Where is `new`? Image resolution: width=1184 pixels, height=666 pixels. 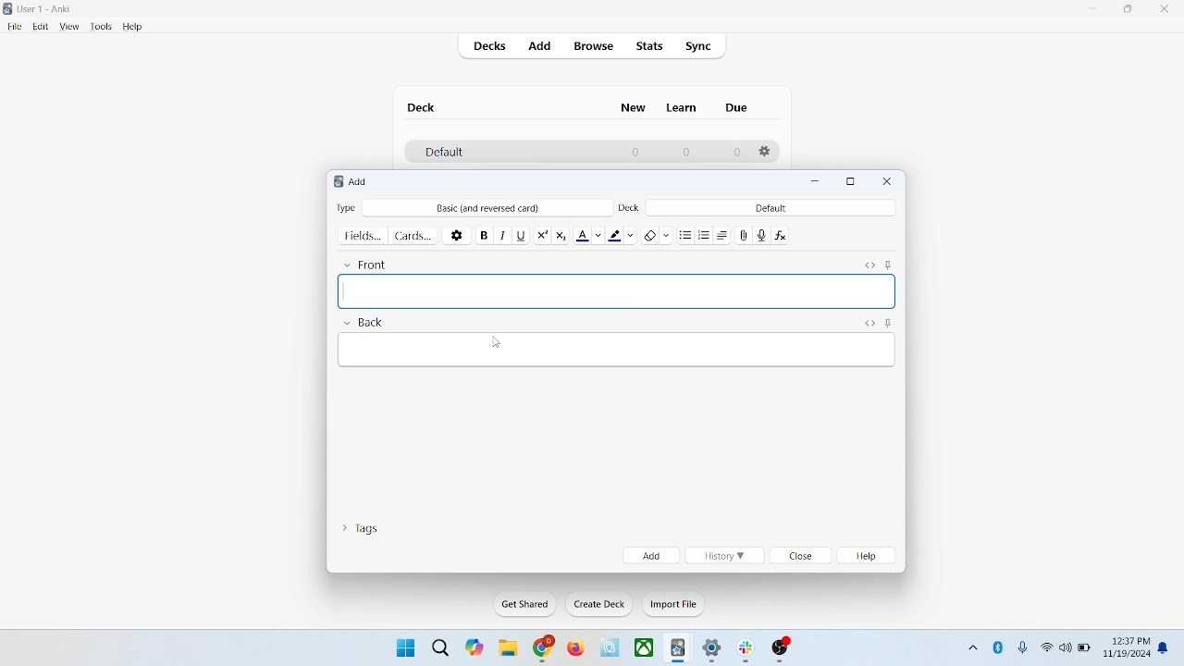
new is located at coordinates (634, 107).